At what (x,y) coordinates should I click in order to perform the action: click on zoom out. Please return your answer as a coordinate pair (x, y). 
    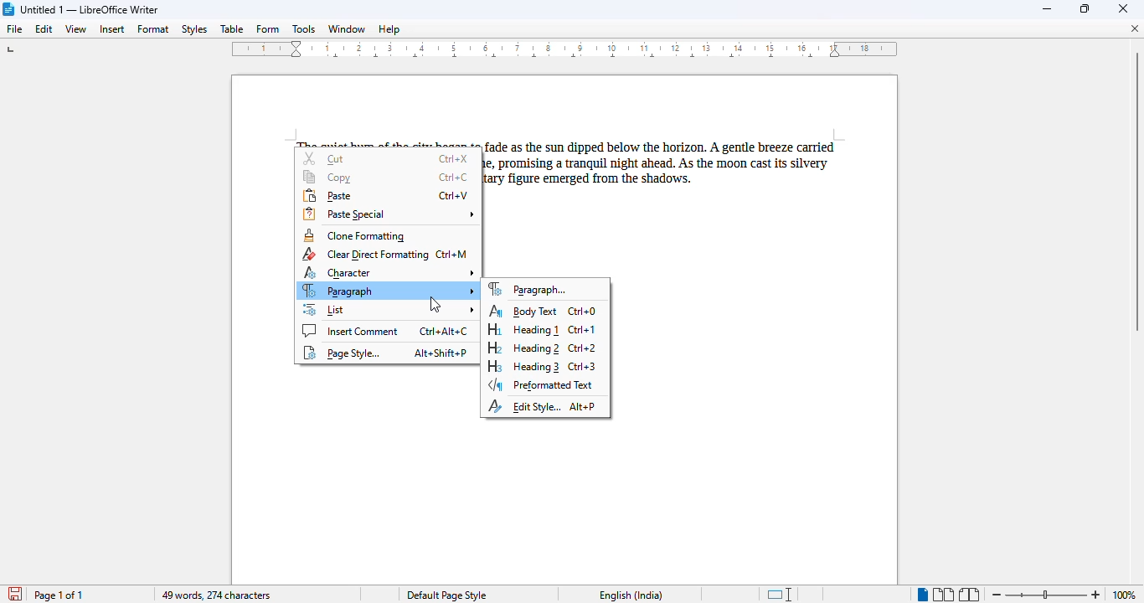
    Looking at the image, I should click on (998, 595).